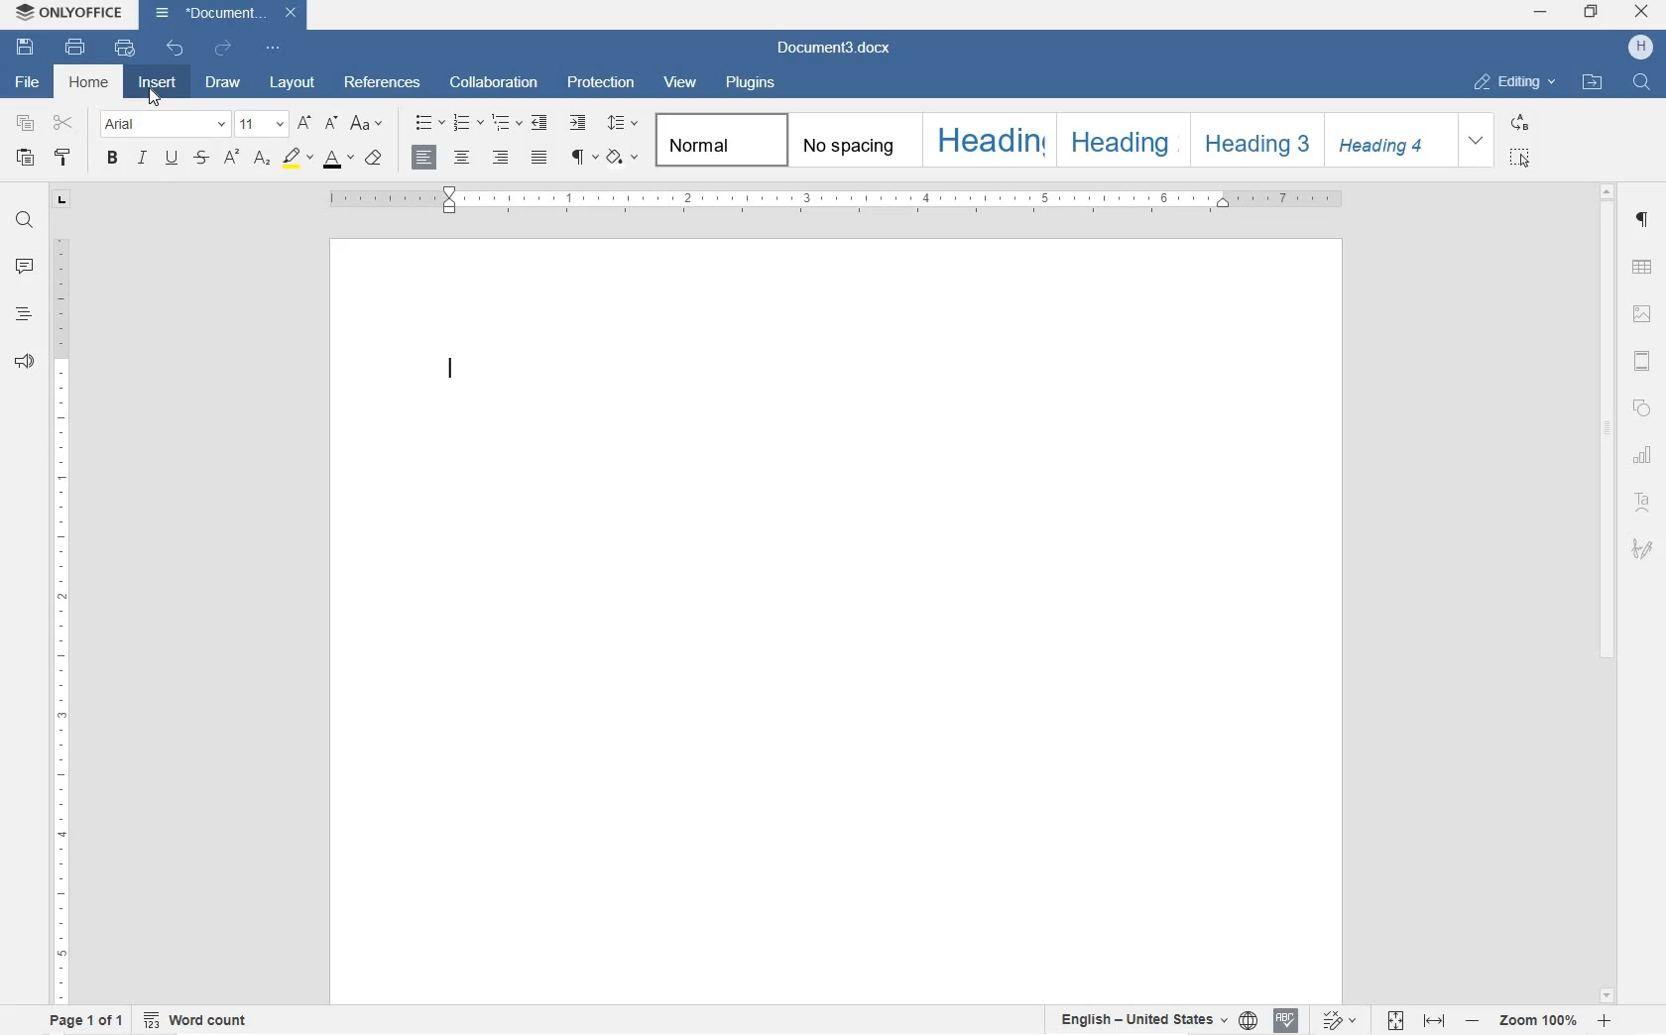 Image resolution: width=1666 pixels, height=1035 pixels. I want to click on SIGNATURE, so click(1643, 547).